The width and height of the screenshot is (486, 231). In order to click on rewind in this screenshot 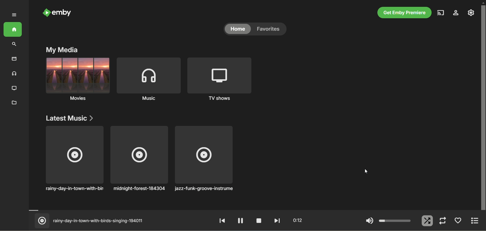, I will do `click(222, 221)`.